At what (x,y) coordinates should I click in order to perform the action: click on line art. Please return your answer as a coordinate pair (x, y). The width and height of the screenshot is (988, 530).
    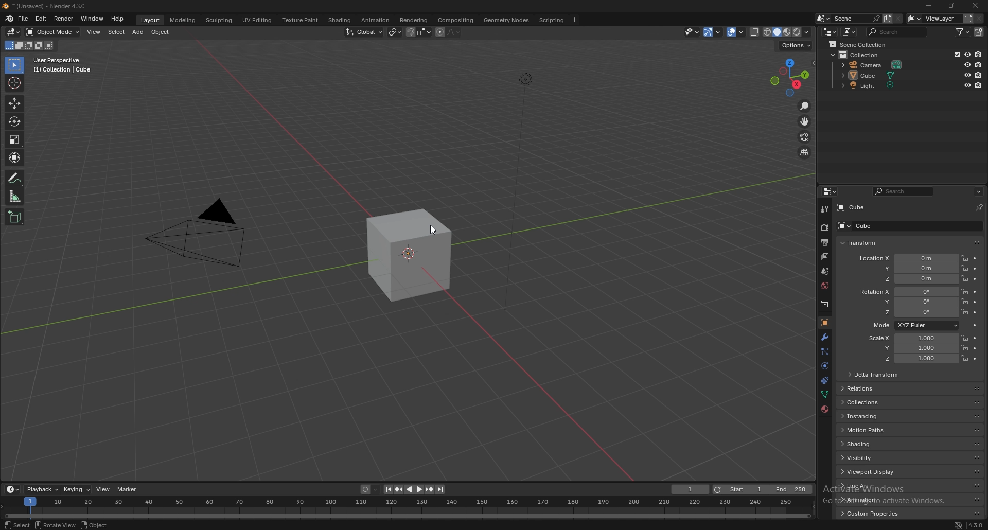
    Looking at the image, I should click on (867, 486).